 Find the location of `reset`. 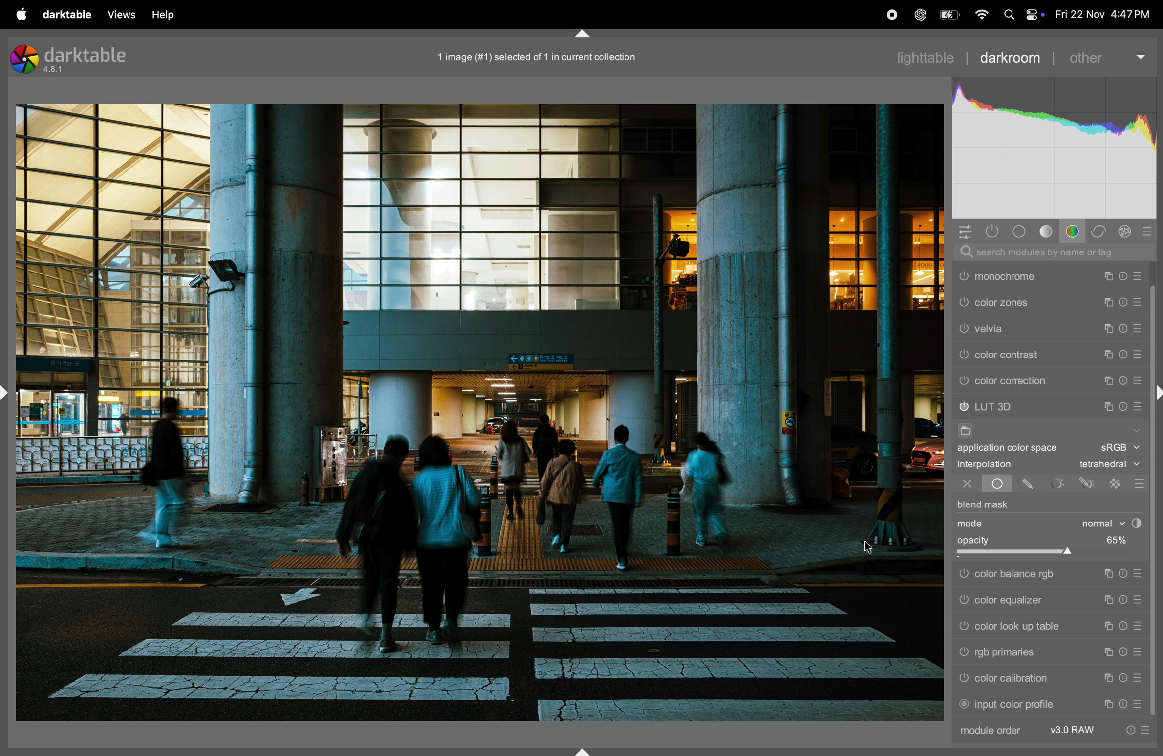

reset is located at coordinates (1123, 273).